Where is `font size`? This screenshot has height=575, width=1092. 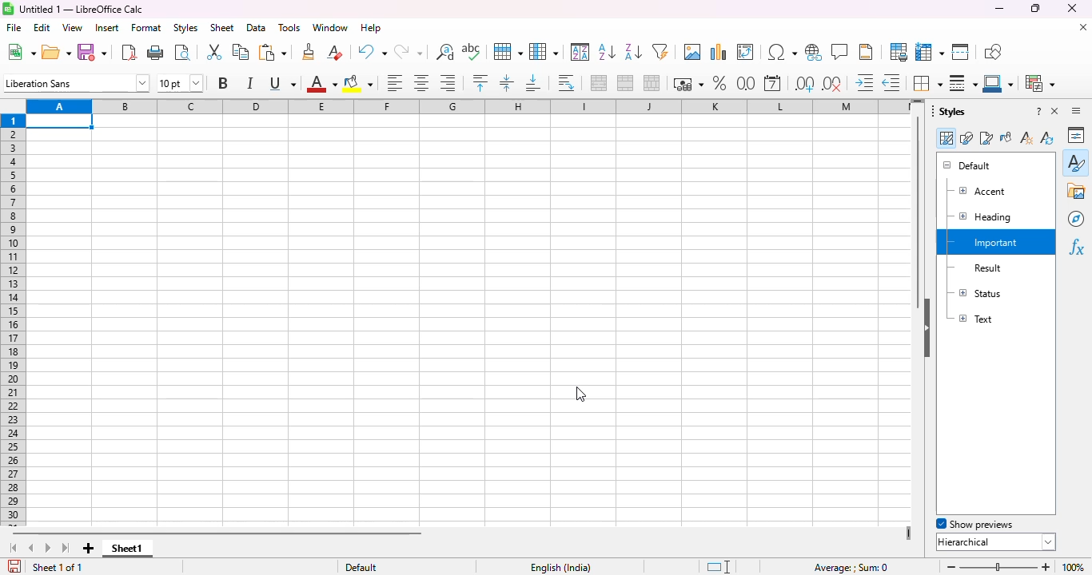 font size is located at coordinates (180, 83).